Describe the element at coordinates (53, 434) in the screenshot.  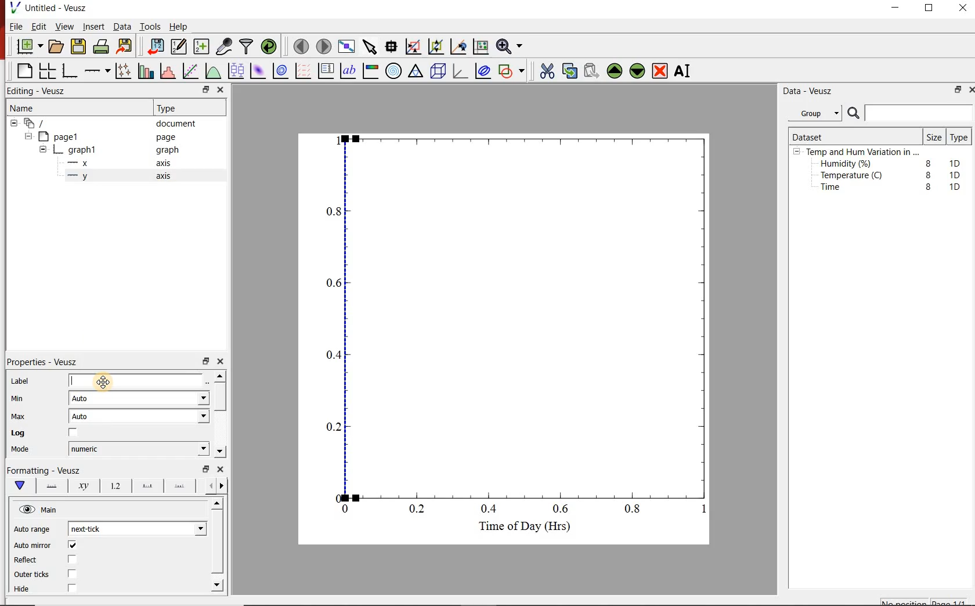
I see `Log` at that location.